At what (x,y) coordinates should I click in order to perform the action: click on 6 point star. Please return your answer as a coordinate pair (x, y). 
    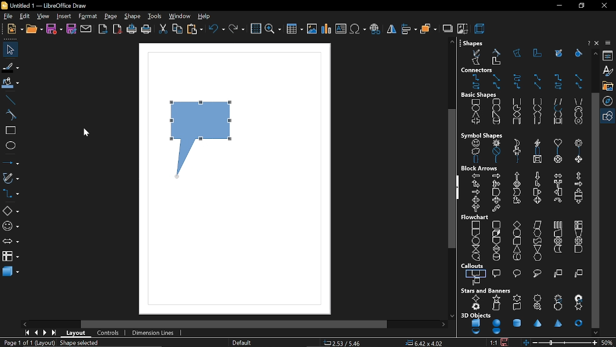
    Looking at the image, I should click on (516, 298).